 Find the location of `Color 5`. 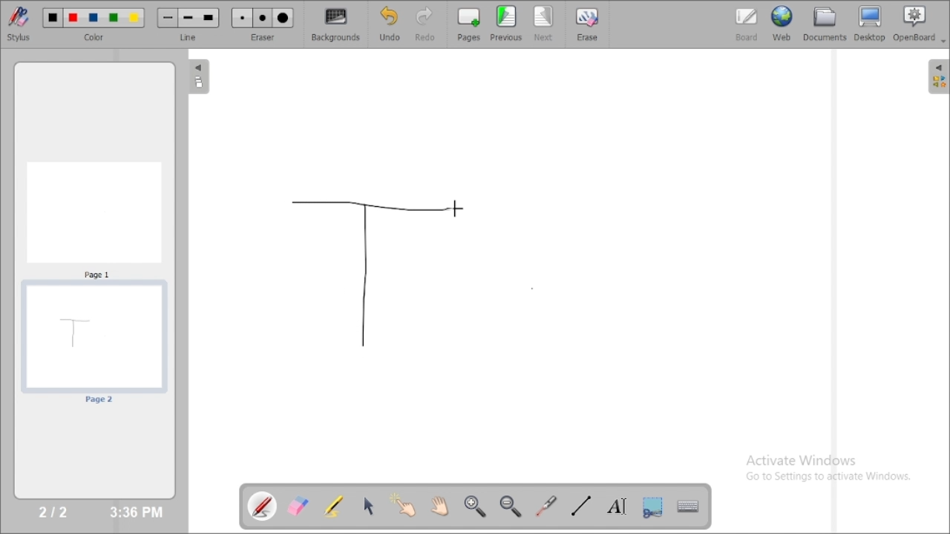

Color 5 is located at coordinates (134, 18).